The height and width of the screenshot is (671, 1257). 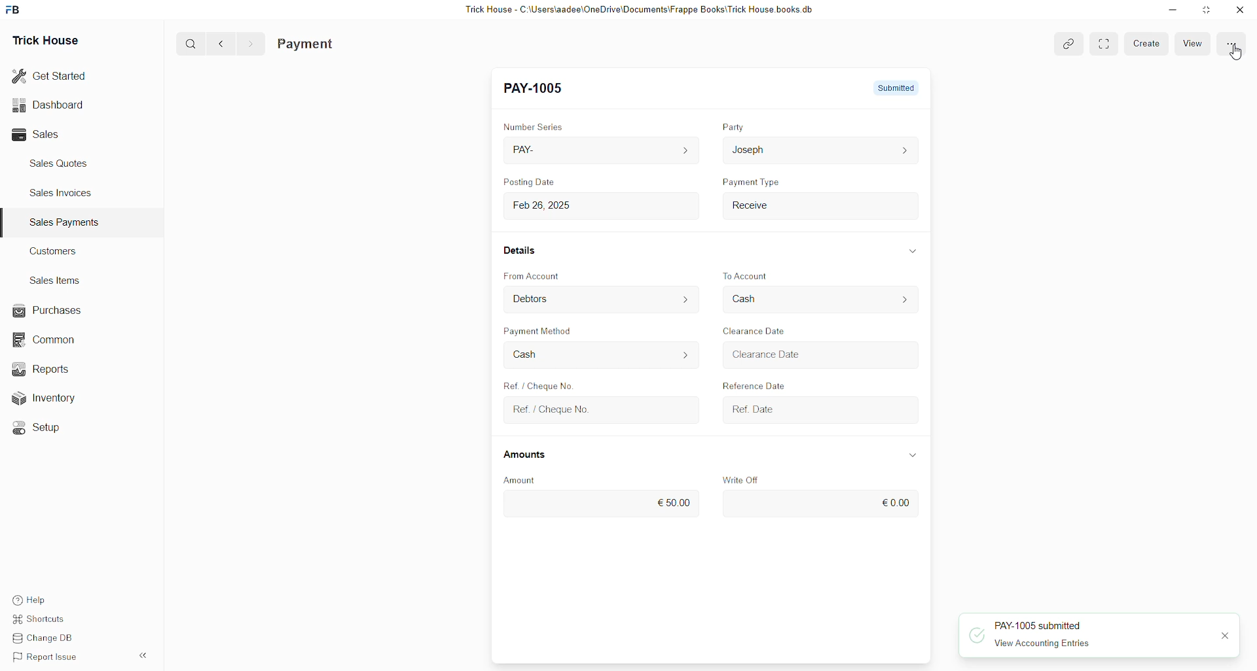 What do you see at coordinates (520, 601) in the screenshot?
I see `#` at bounding box center [520, 601].